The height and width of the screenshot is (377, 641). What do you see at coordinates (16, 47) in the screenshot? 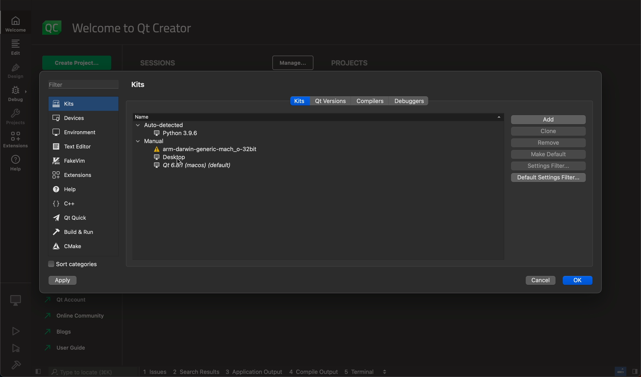
I see `edit` at bounding box center [16, 47].